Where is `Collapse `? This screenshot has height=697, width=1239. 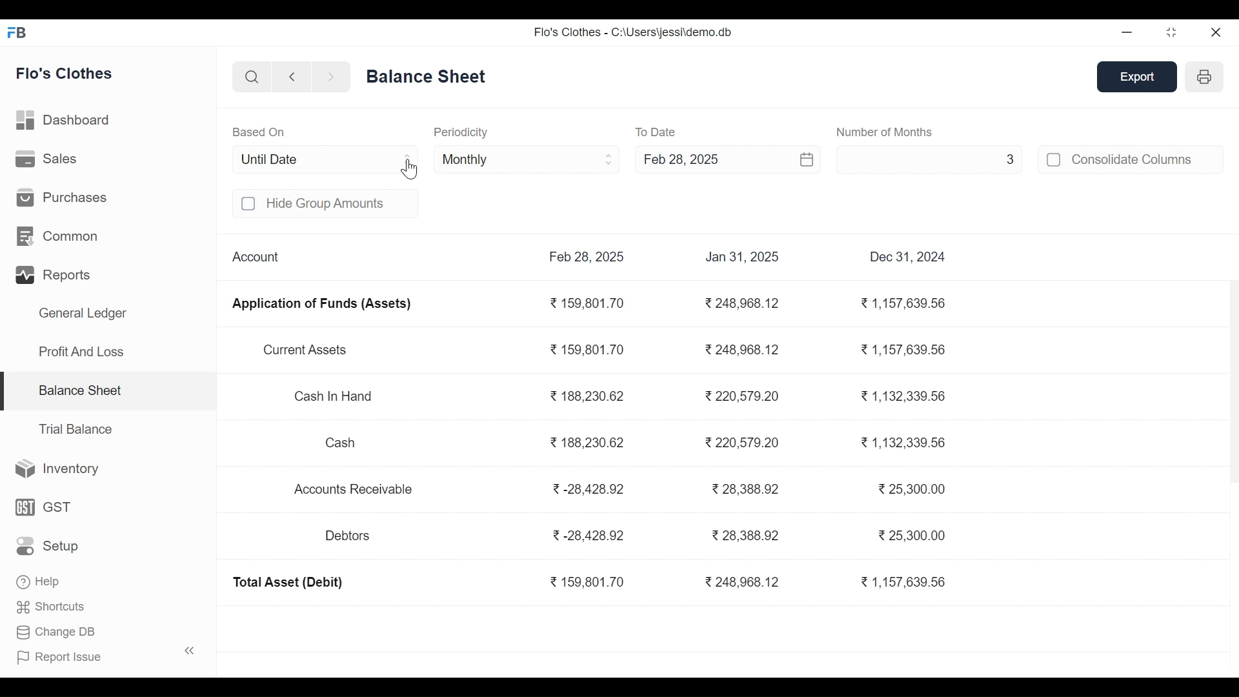 Collapse  is located at coordinates (190, 650).